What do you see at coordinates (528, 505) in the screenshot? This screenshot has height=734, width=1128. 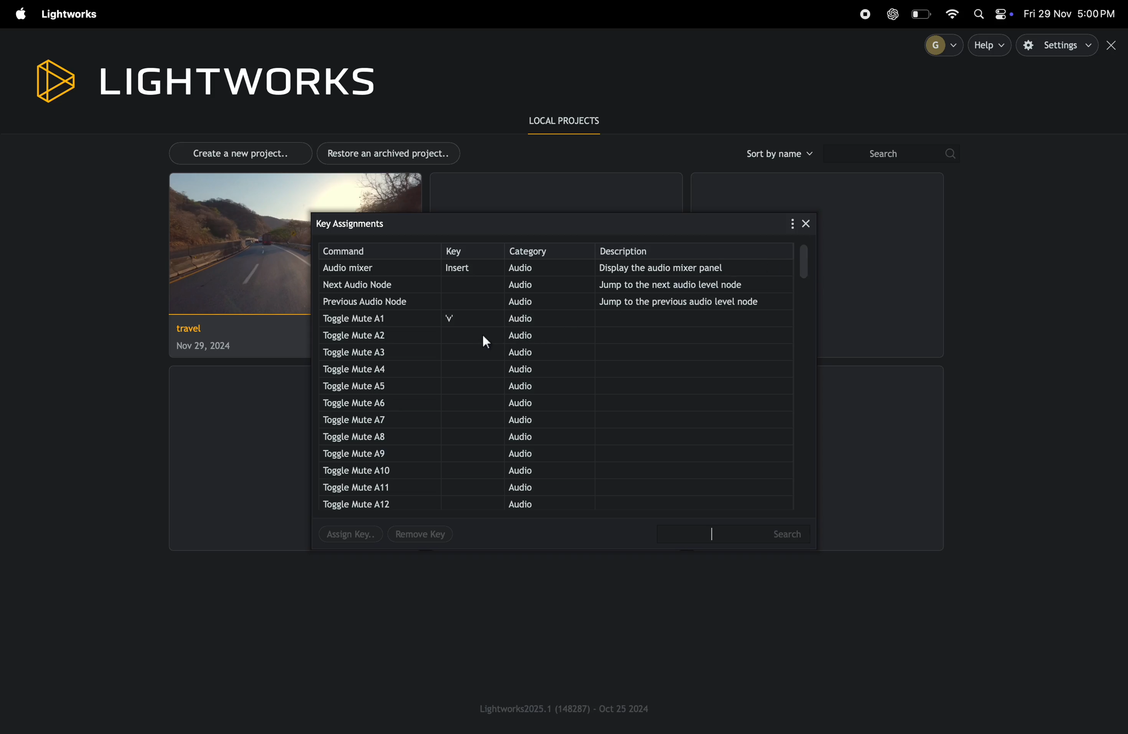 I see `audio` at bounding box center [528, 505].